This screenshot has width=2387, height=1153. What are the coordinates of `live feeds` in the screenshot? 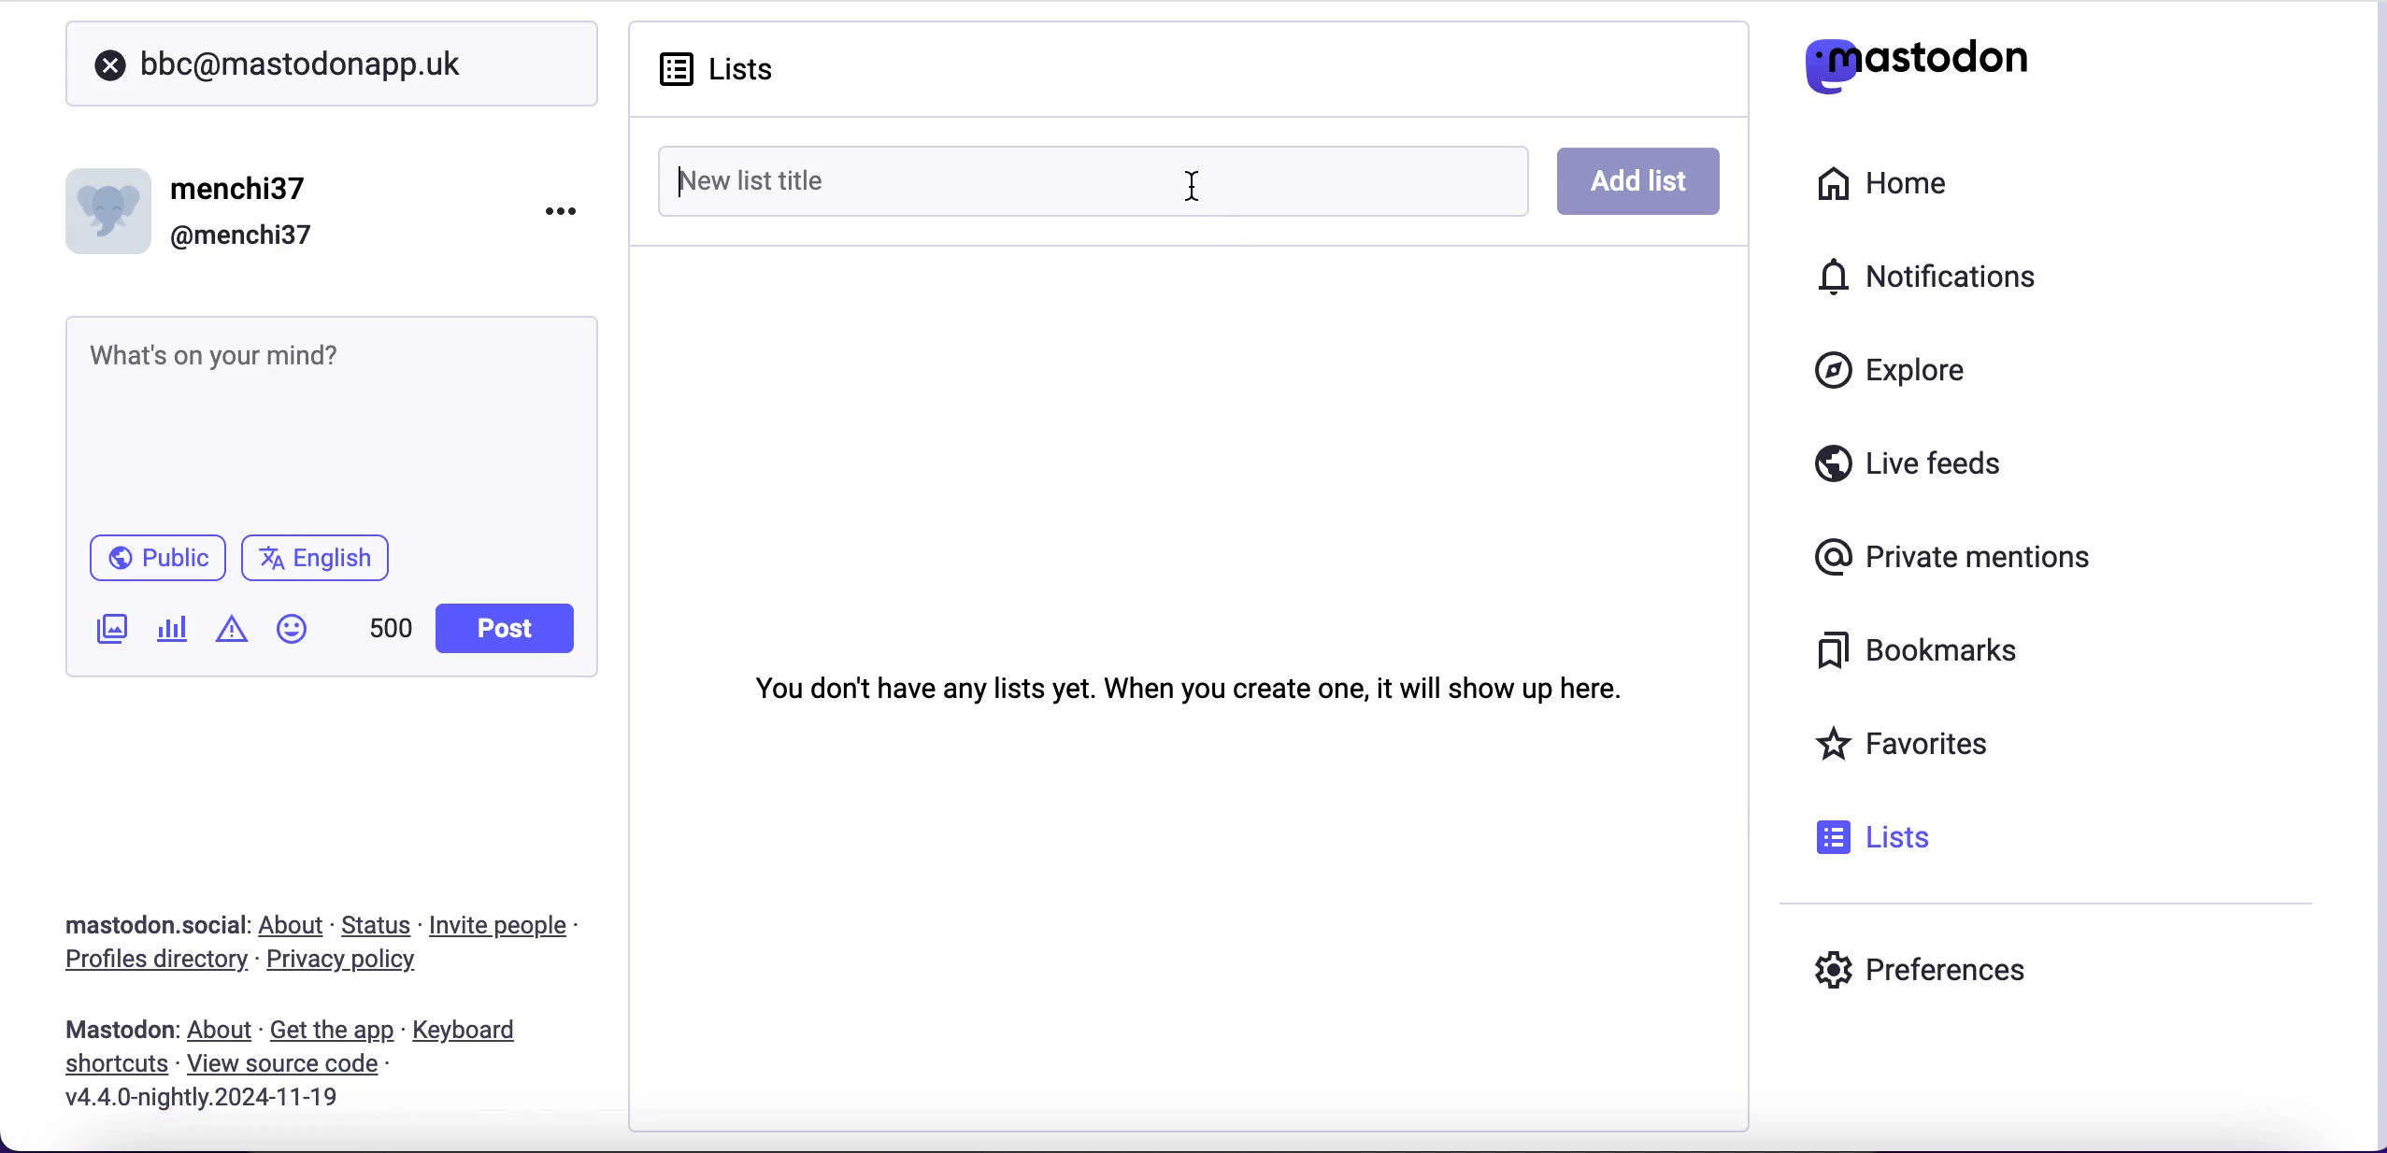 It's located at (1909, 470).